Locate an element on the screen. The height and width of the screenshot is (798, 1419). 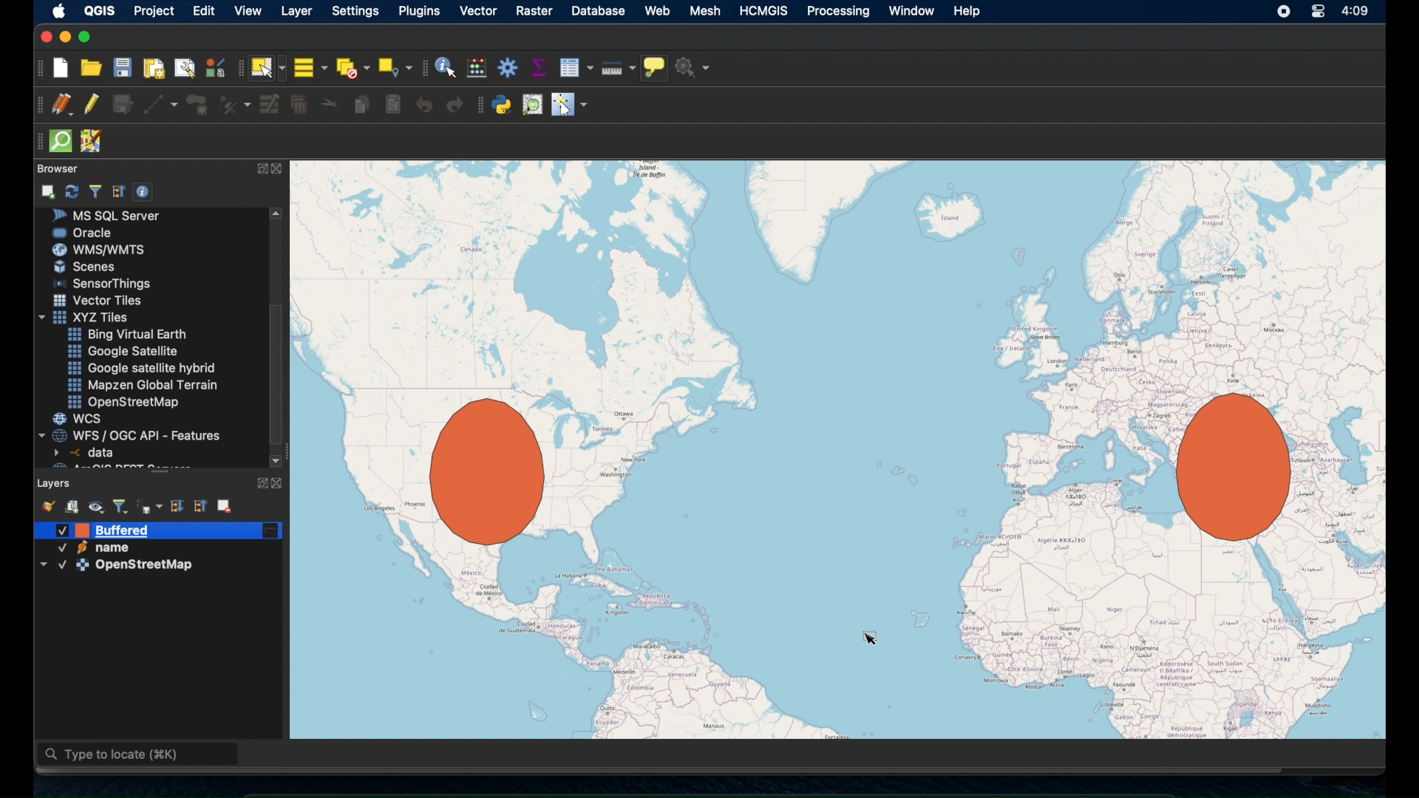
close is located at coordinates (44, 37).